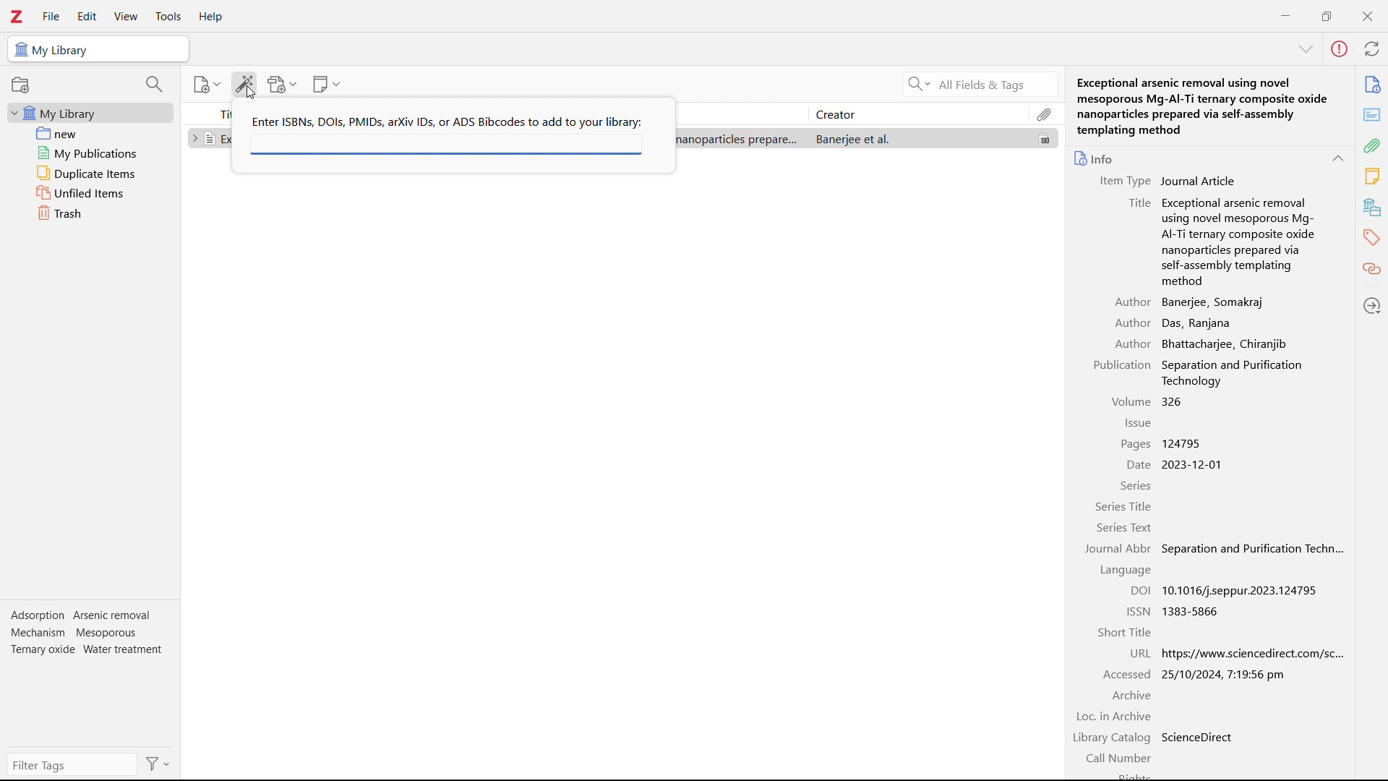 This screenshot has width=1388, height=781. I want to click on Science direct, so click(1200, 737).